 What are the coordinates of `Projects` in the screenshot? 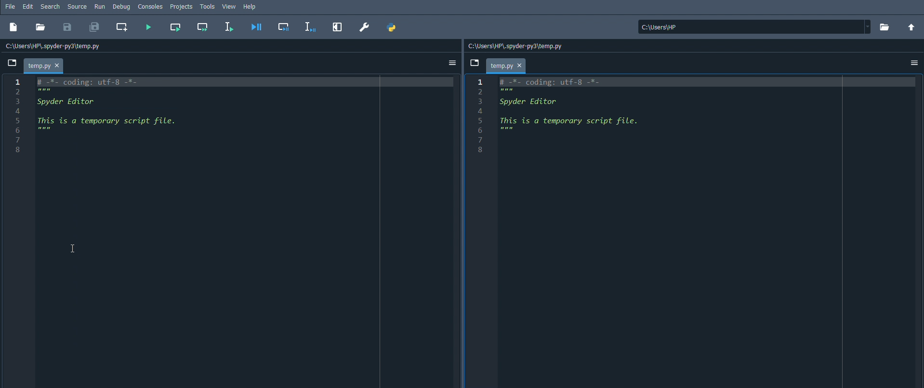 It's located at (181, 6).